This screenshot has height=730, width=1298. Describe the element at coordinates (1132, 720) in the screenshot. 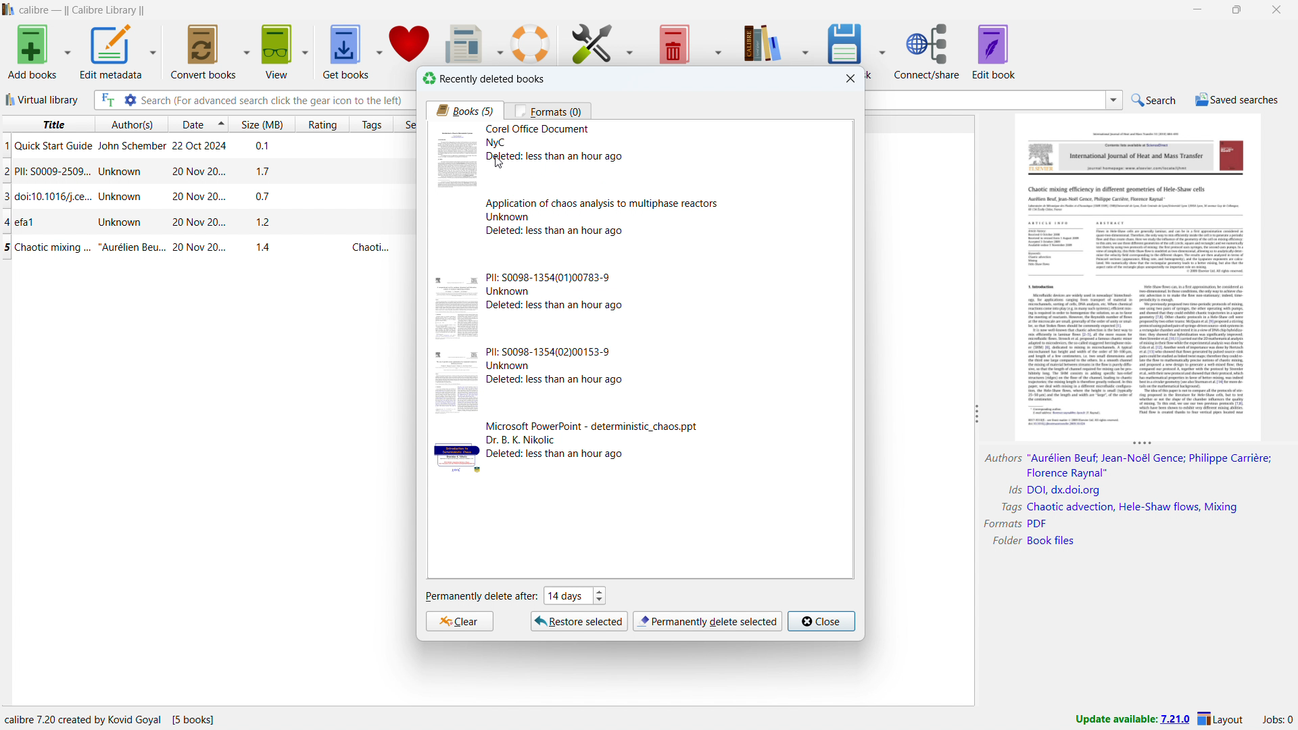

I see `update` at that location.